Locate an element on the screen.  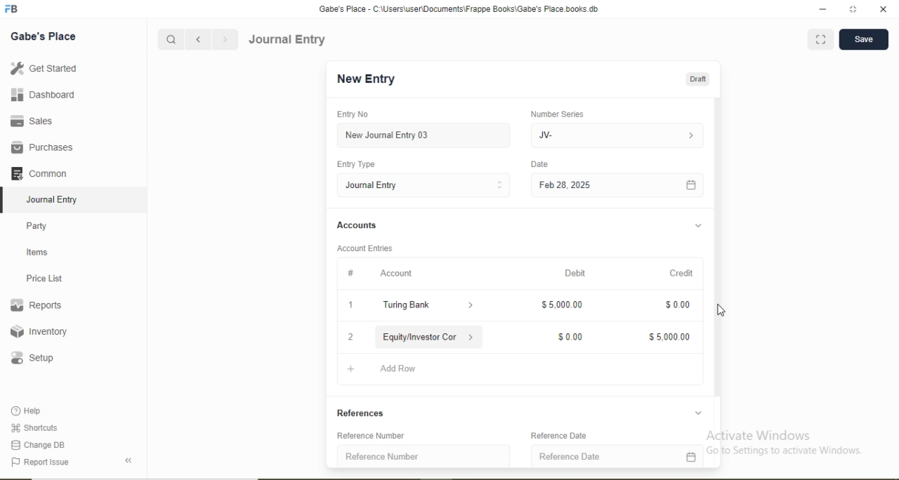
Scroll bar is located at coordinates (717, 271).